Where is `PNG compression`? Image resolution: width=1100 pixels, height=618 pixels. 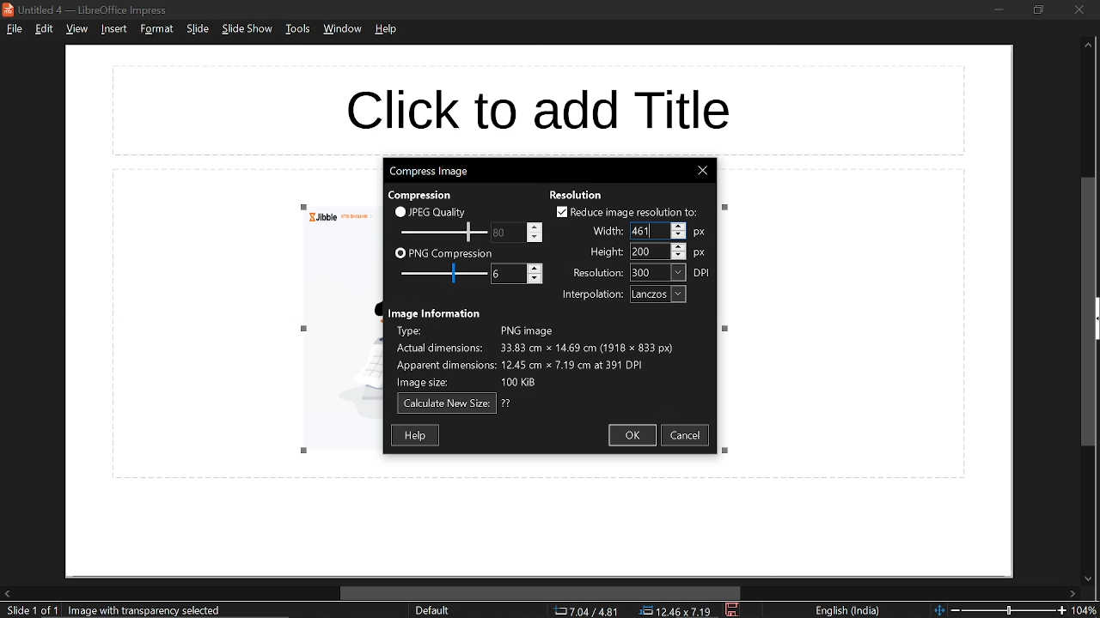 PNG compression is located at coordinates (452, 252).